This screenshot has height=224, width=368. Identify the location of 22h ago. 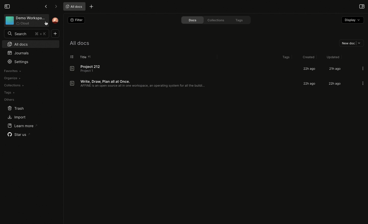
(310, 84).